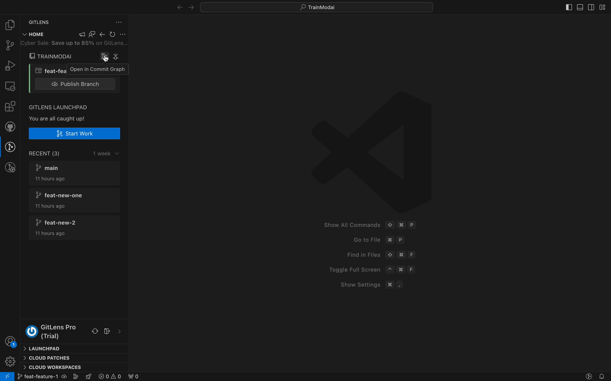  What do you see at coordinates (75, 331) in the screenshot?
I see `upgrade section` at bounding box center [75, 331].